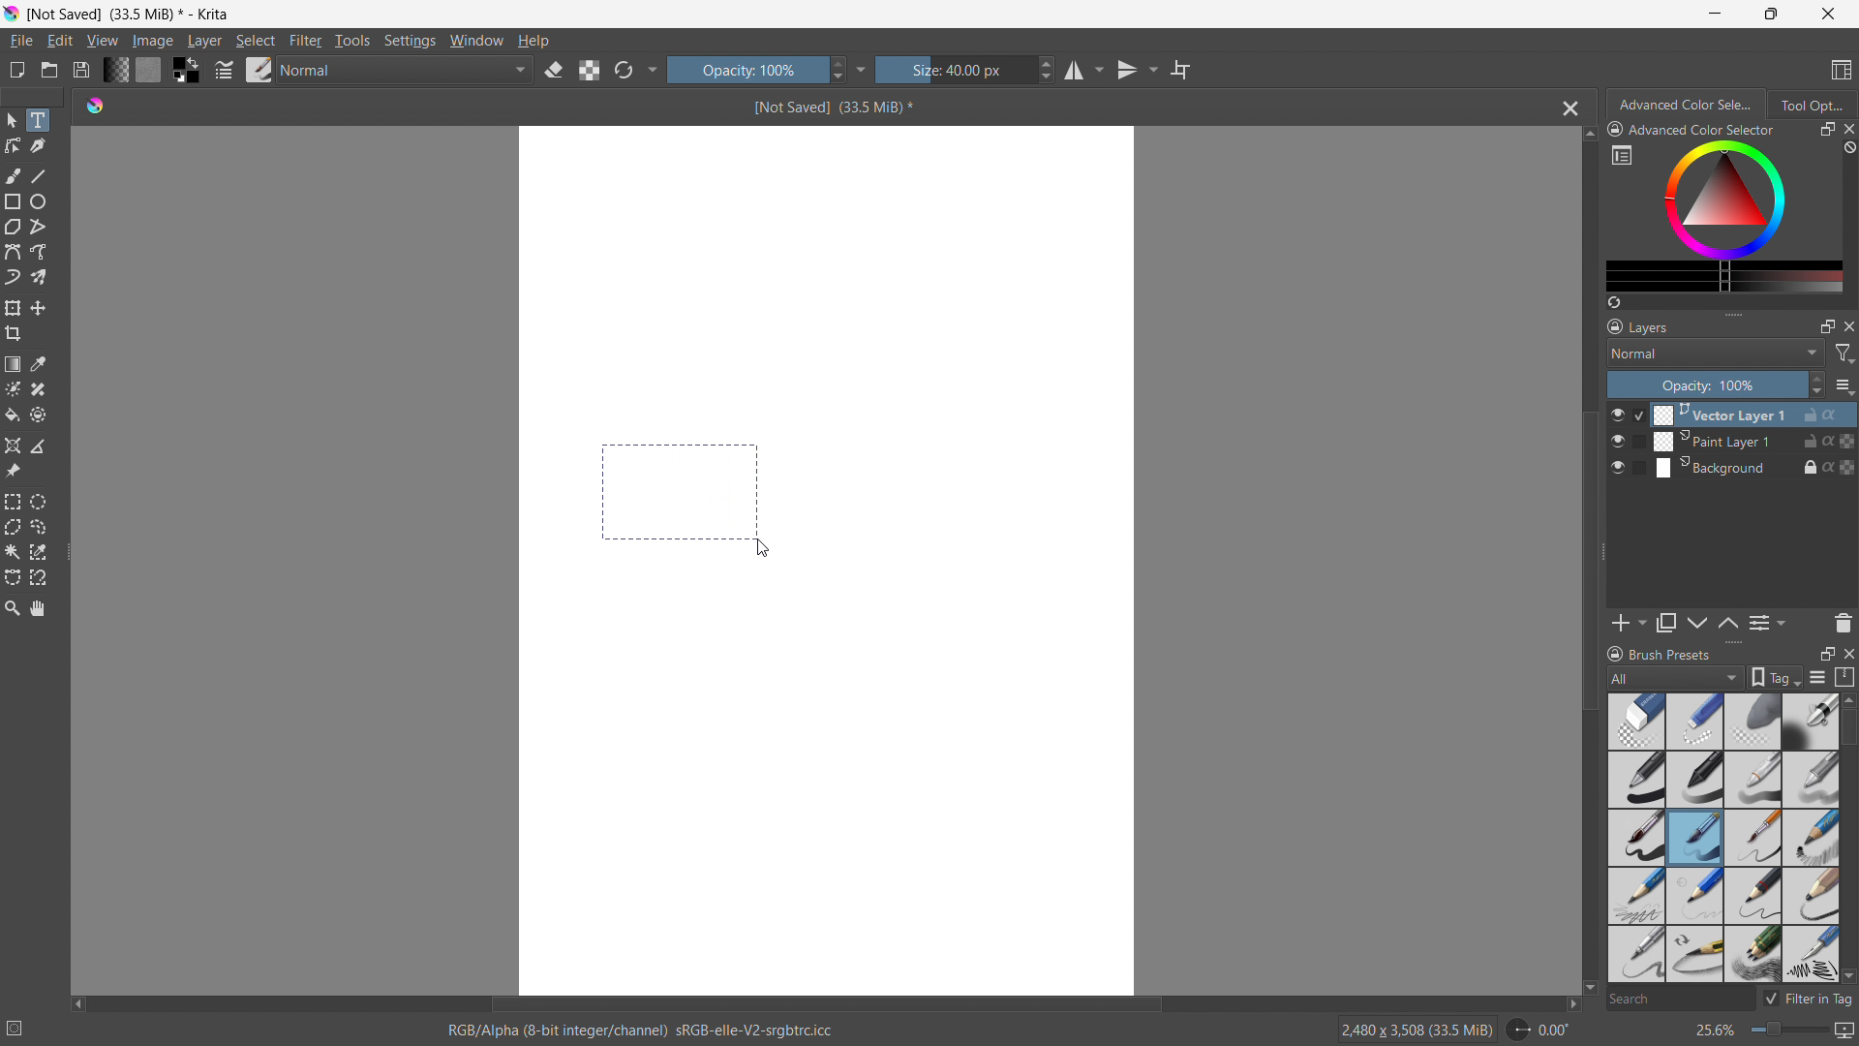 The height and width of the screenshot is (1046, 1859). Describe the element at coordinates (1416, 1029) in the screenshot. I see `2480 X 3508 (33.5 MiB)` at that location.